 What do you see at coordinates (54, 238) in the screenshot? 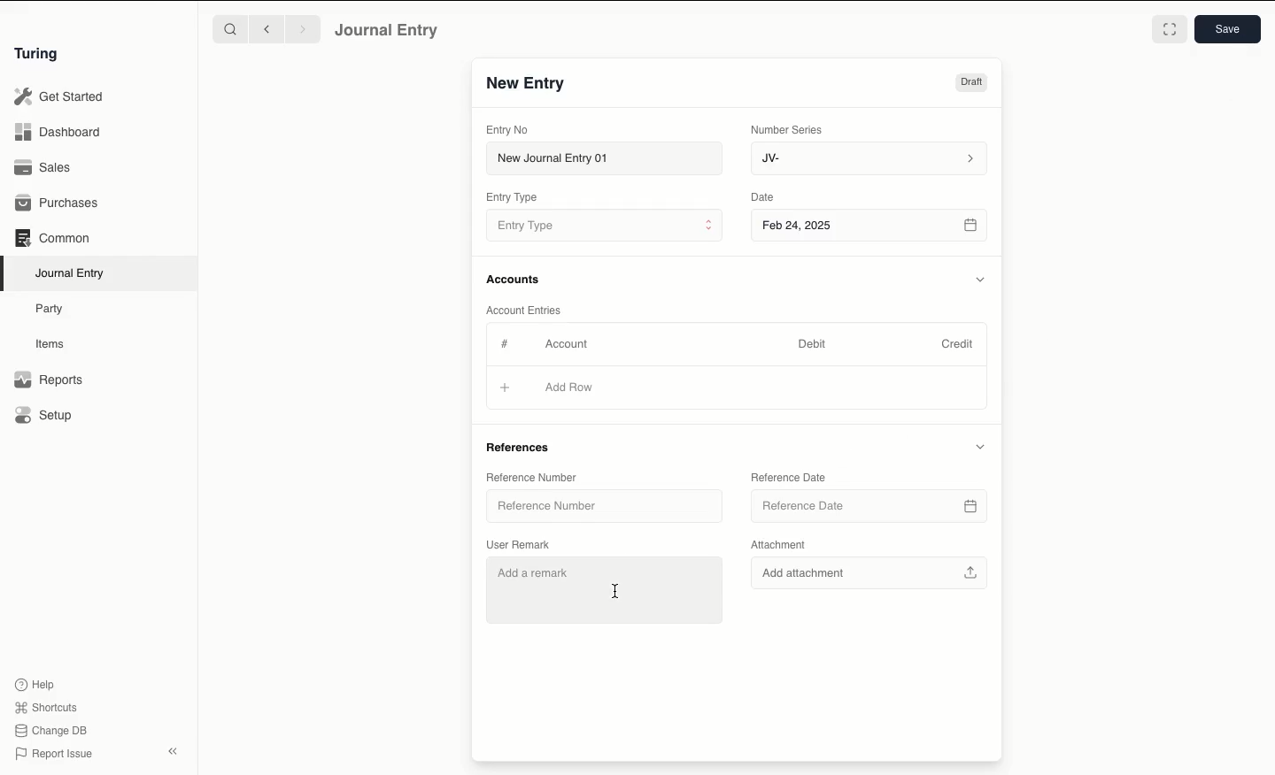
I see `Common` at bounding box center [54, 238].